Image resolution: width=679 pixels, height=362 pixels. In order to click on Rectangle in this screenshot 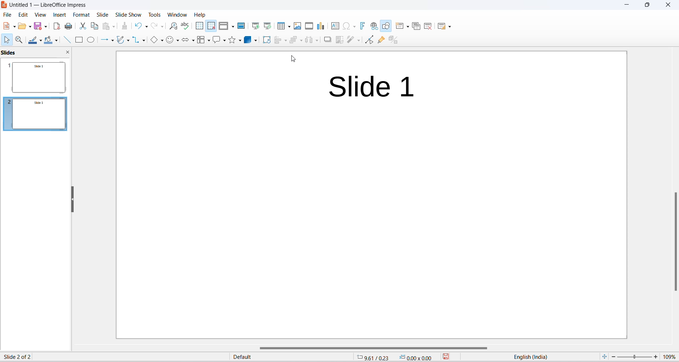, I will do `click(78, 41)`.